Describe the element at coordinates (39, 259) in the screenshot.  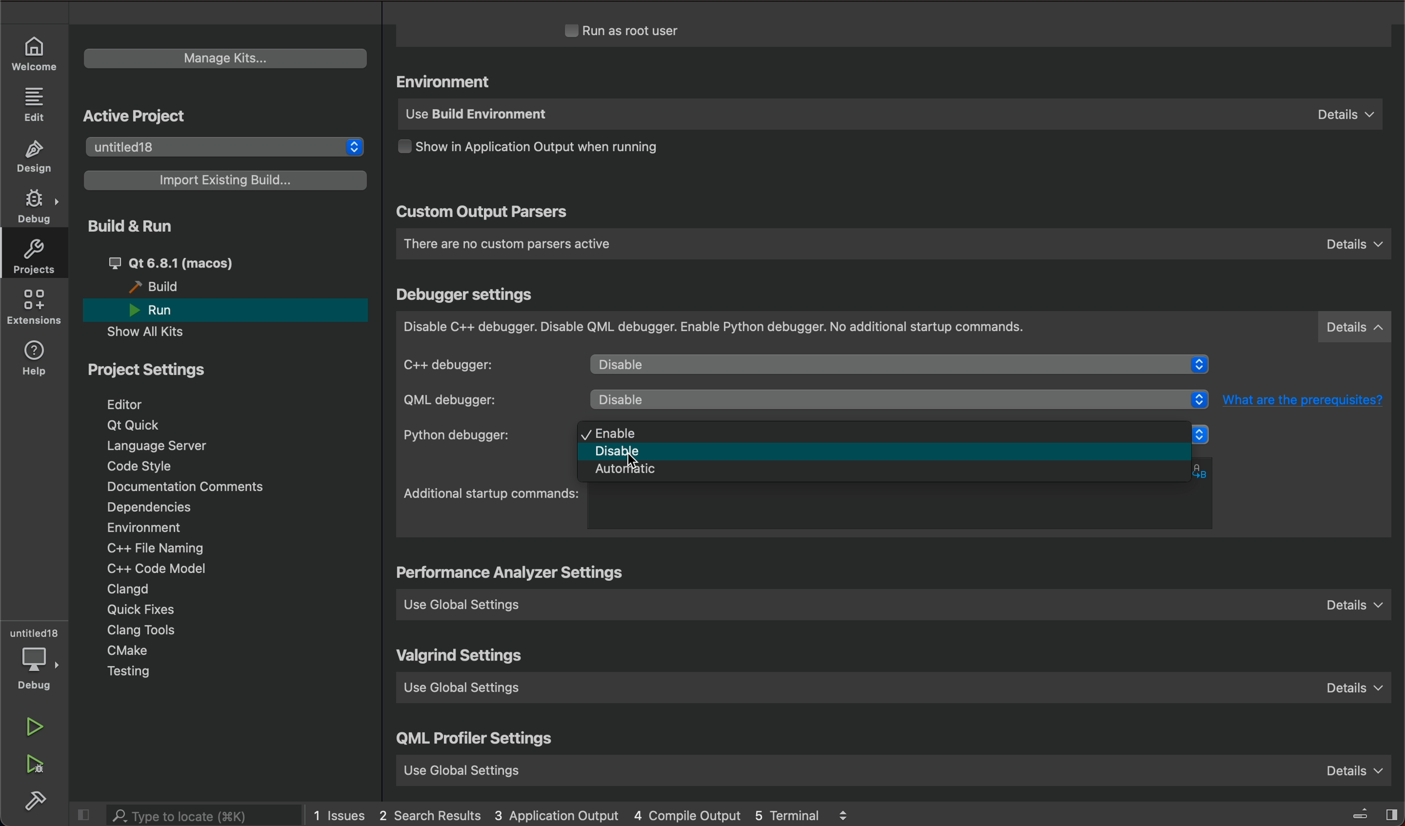
I see `projects` at that location.